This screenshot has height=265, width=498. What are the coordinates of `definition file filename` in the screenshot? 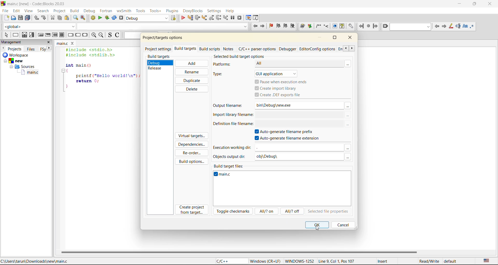 It's located at (233, 123).